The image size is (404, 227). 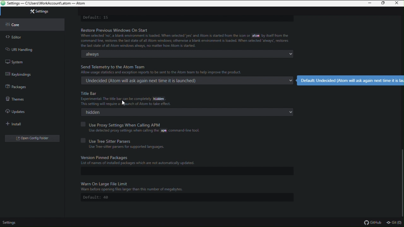 I want to click on settings, so click(x=33, y=13).